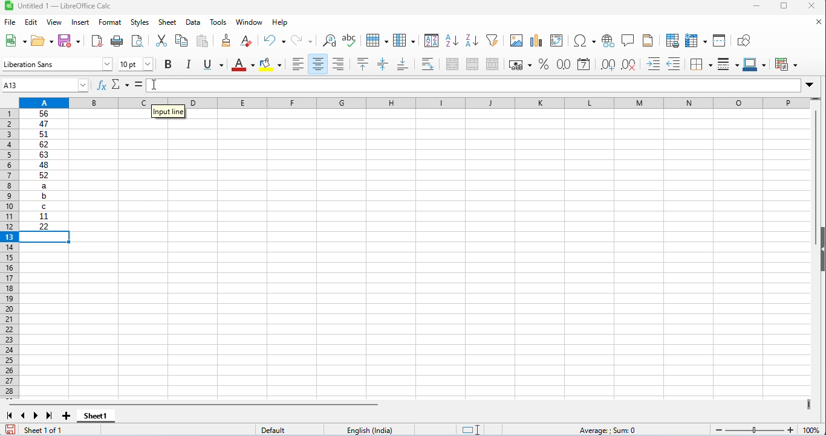 The width and height of the screenshot is (826, 436). Describe the element at coordinates (728, 64) in the screenshot. I see `border style` at that location.